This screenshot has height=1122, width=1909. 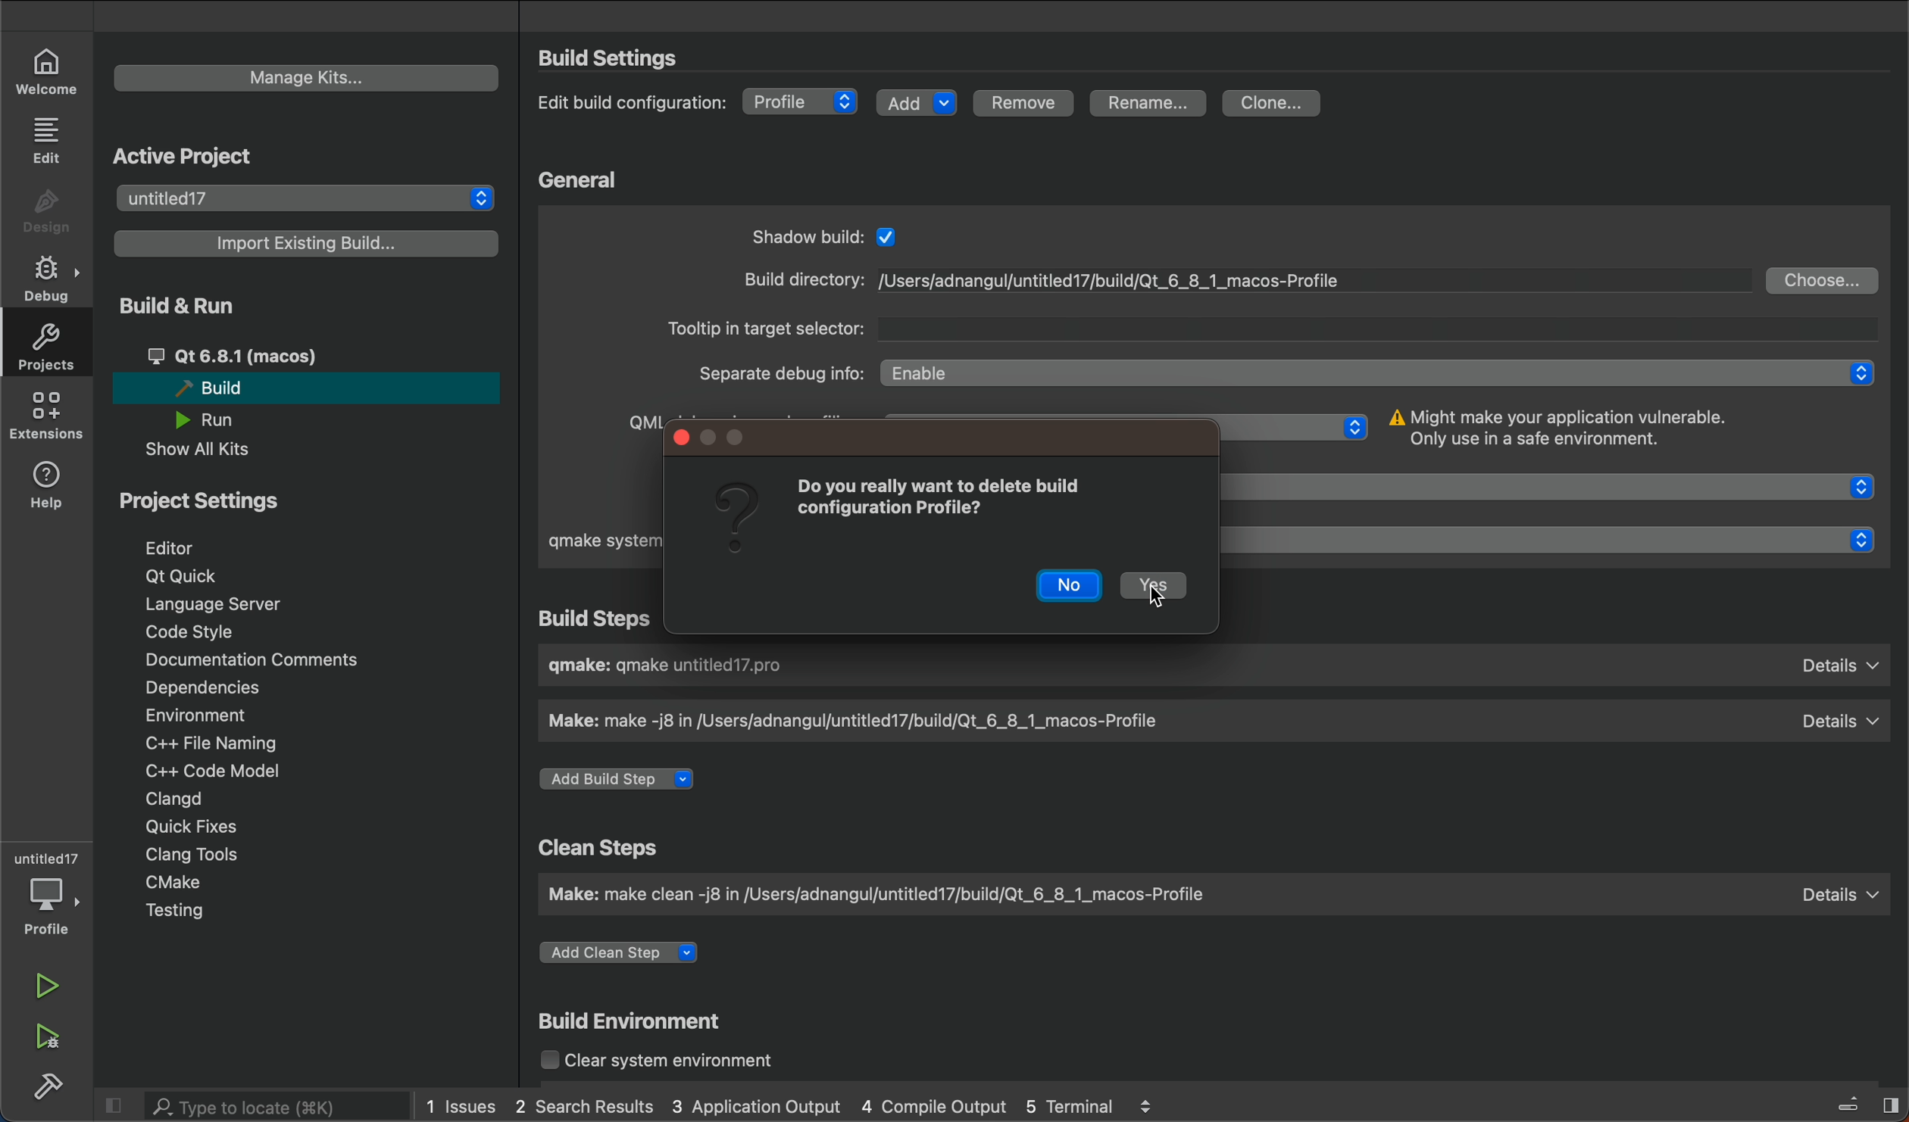 I want to click on build and run, so click(x=308, y=309).